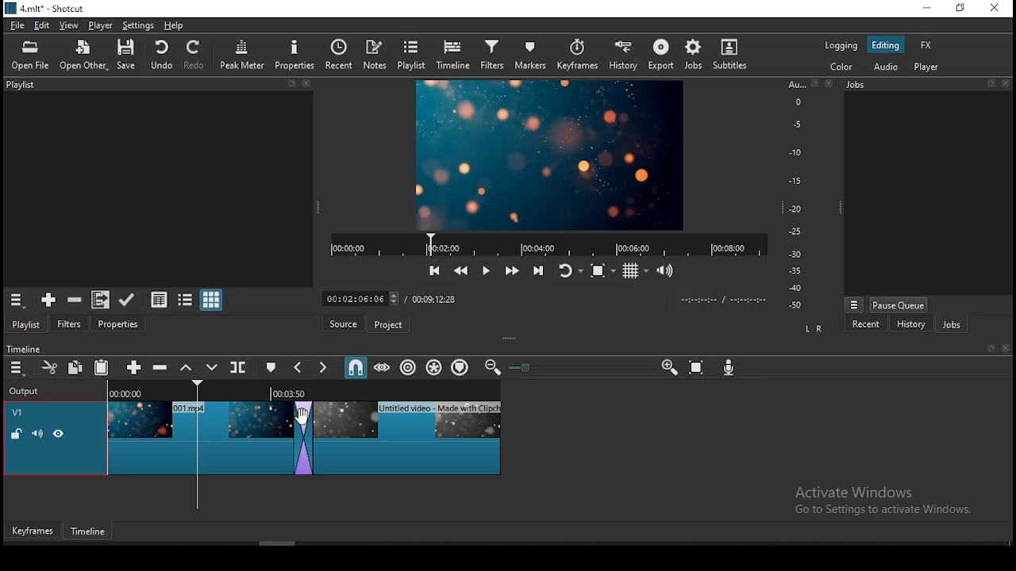  I want to click on timeline settings, so click(16, 369).